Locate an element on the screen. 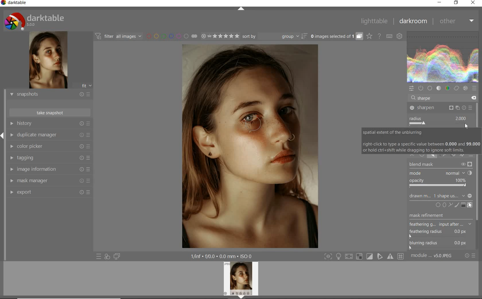 This screenshot has height=299, width=482. presets is located at coordinates (474, 88).